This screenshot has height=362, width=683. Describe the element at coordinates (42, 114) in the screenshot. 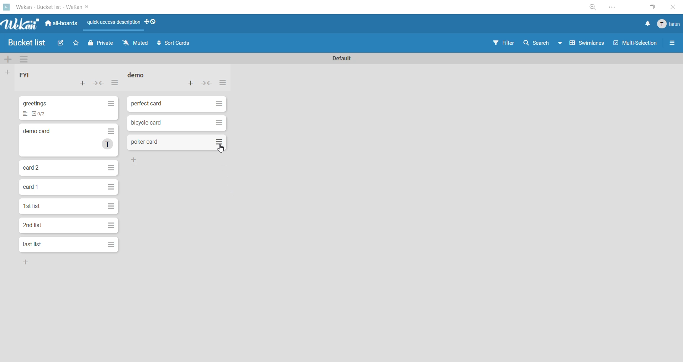

I see `To-do` at that location.